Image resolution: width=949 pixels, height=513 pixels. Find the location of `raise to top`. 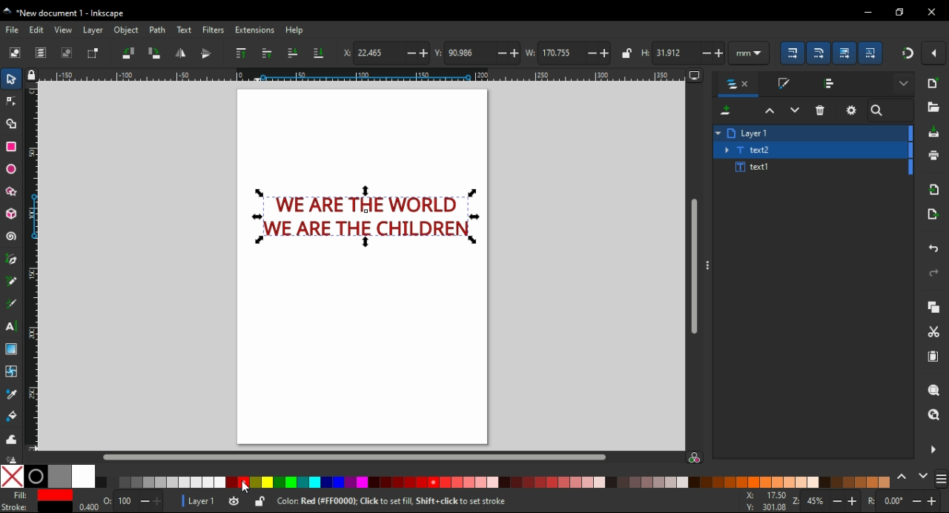

raise to top is located at coordinates (242, 54).